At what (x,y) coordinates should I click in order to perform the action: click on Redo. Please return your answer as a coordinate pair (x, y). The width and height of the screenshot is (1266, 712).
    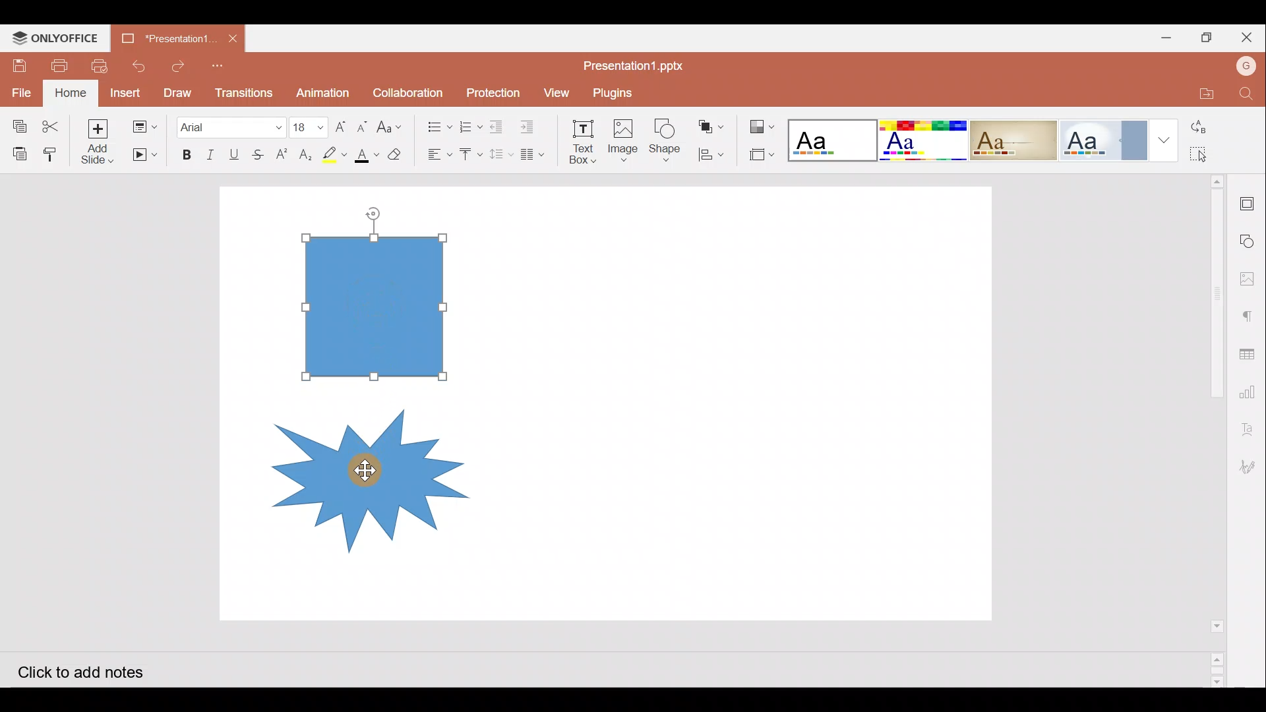
    Looking at the image, I should click on (177, 63).